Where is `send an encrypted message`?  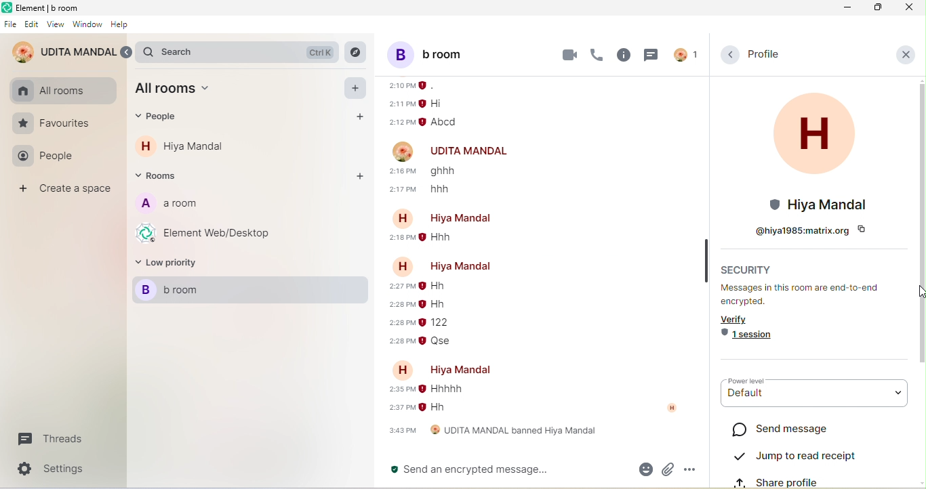 send an encrypted message is located at coordinates (504, 470).